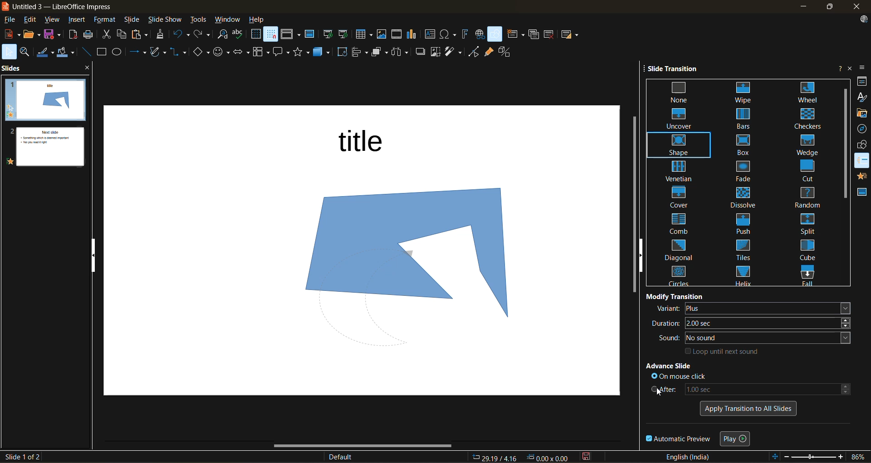  Describe the element at coordinates (312, 35) in the screenshot. I see `master slide` at that location.